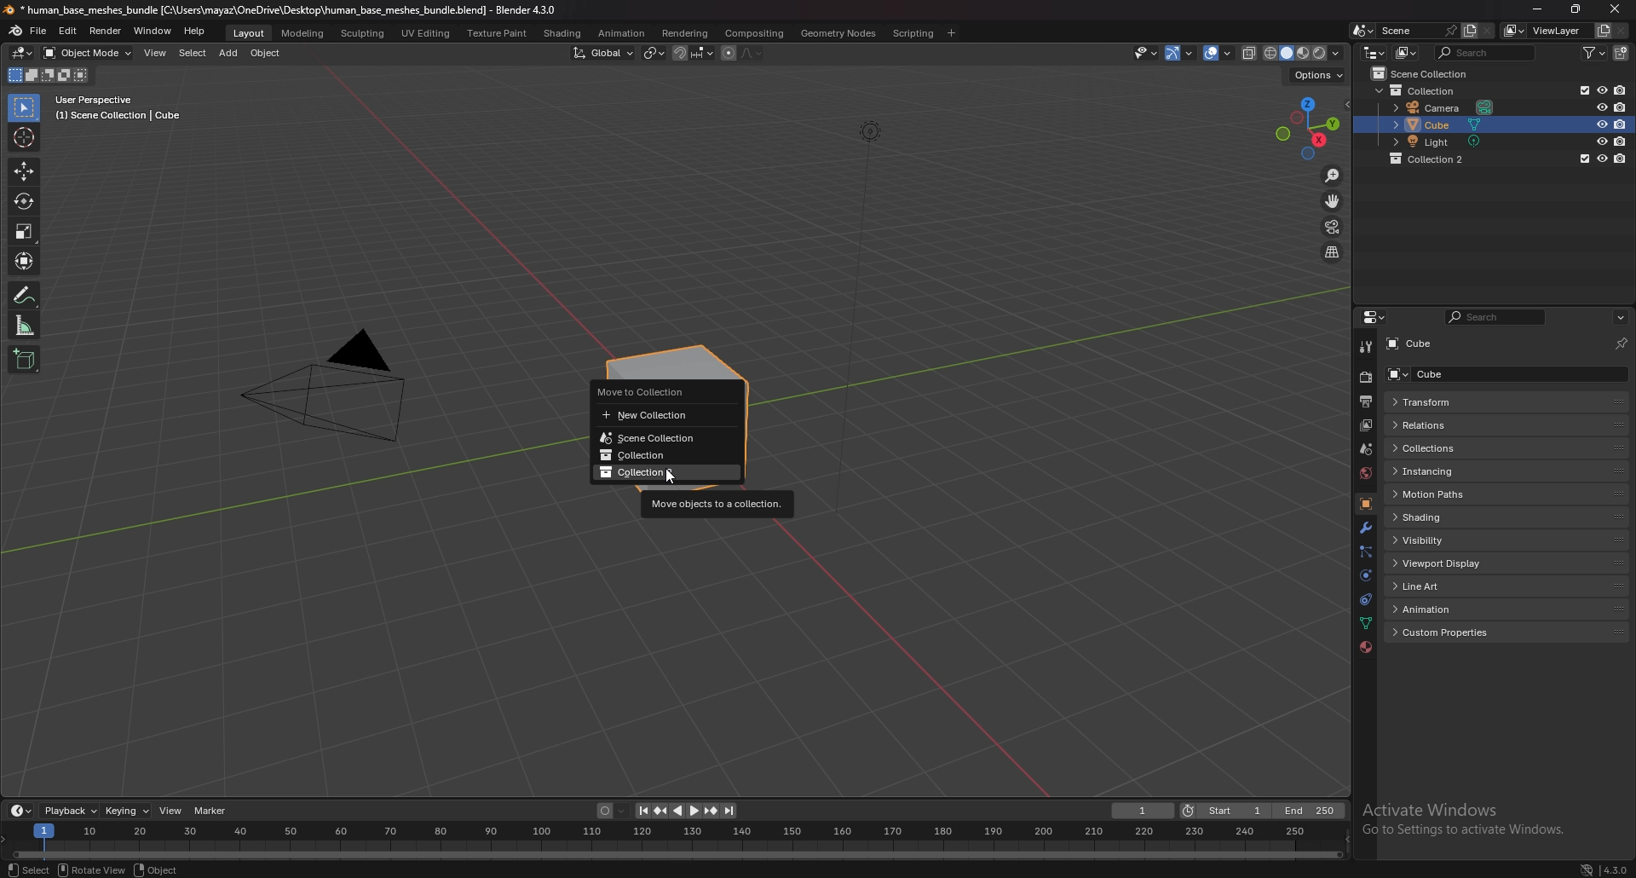 This screenshot has height=878, width=1636. What do you see at coordinates (1449, 106) in the screenshot?
I see `camera` at bounding box center [1449, 106].